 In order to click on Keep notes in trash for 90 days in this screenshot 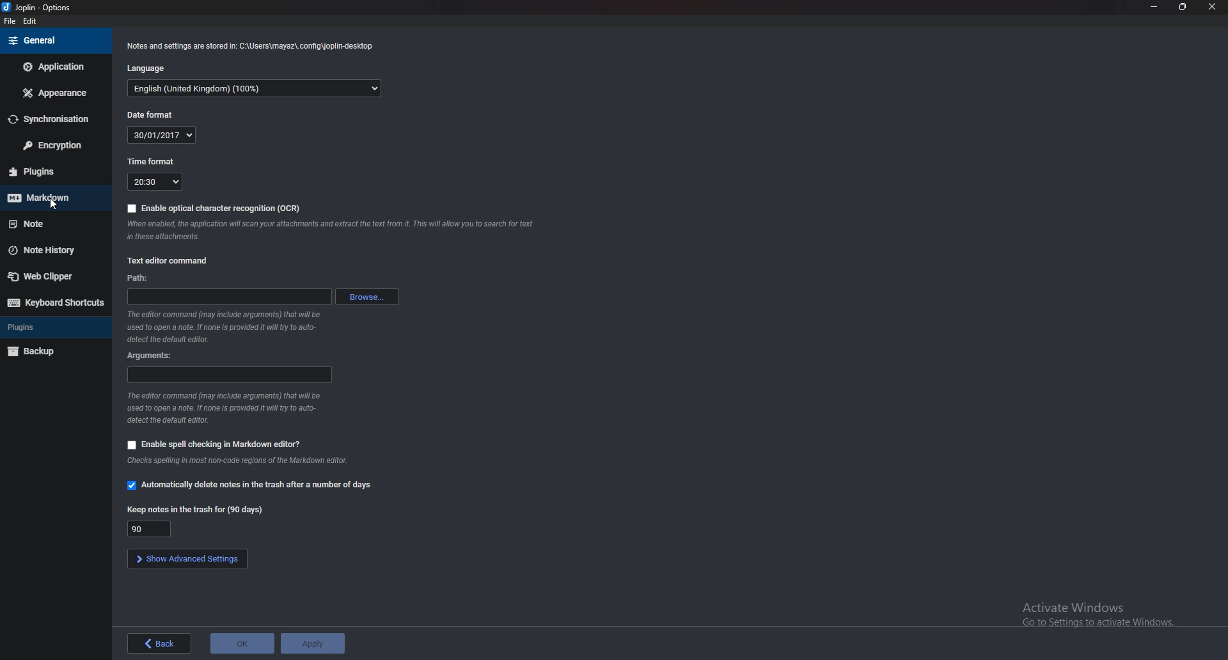, I will do `click(150, 528)`.